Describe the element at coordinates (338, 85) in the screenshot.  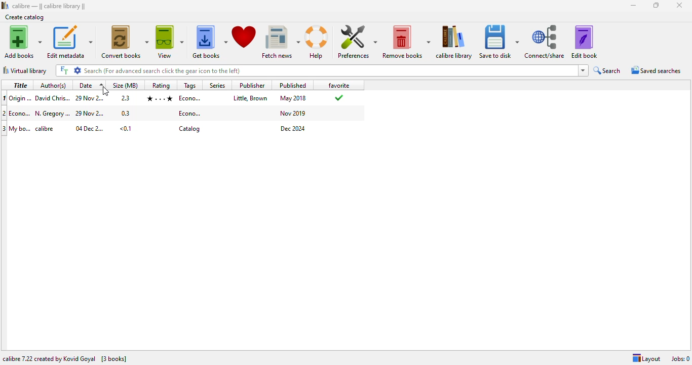
I see `favorite` at that location.